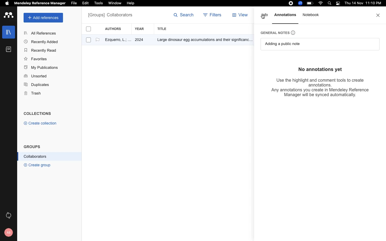 The width and height of the screenshot is (386, 241). I want to click on add references, so click(43, 18).